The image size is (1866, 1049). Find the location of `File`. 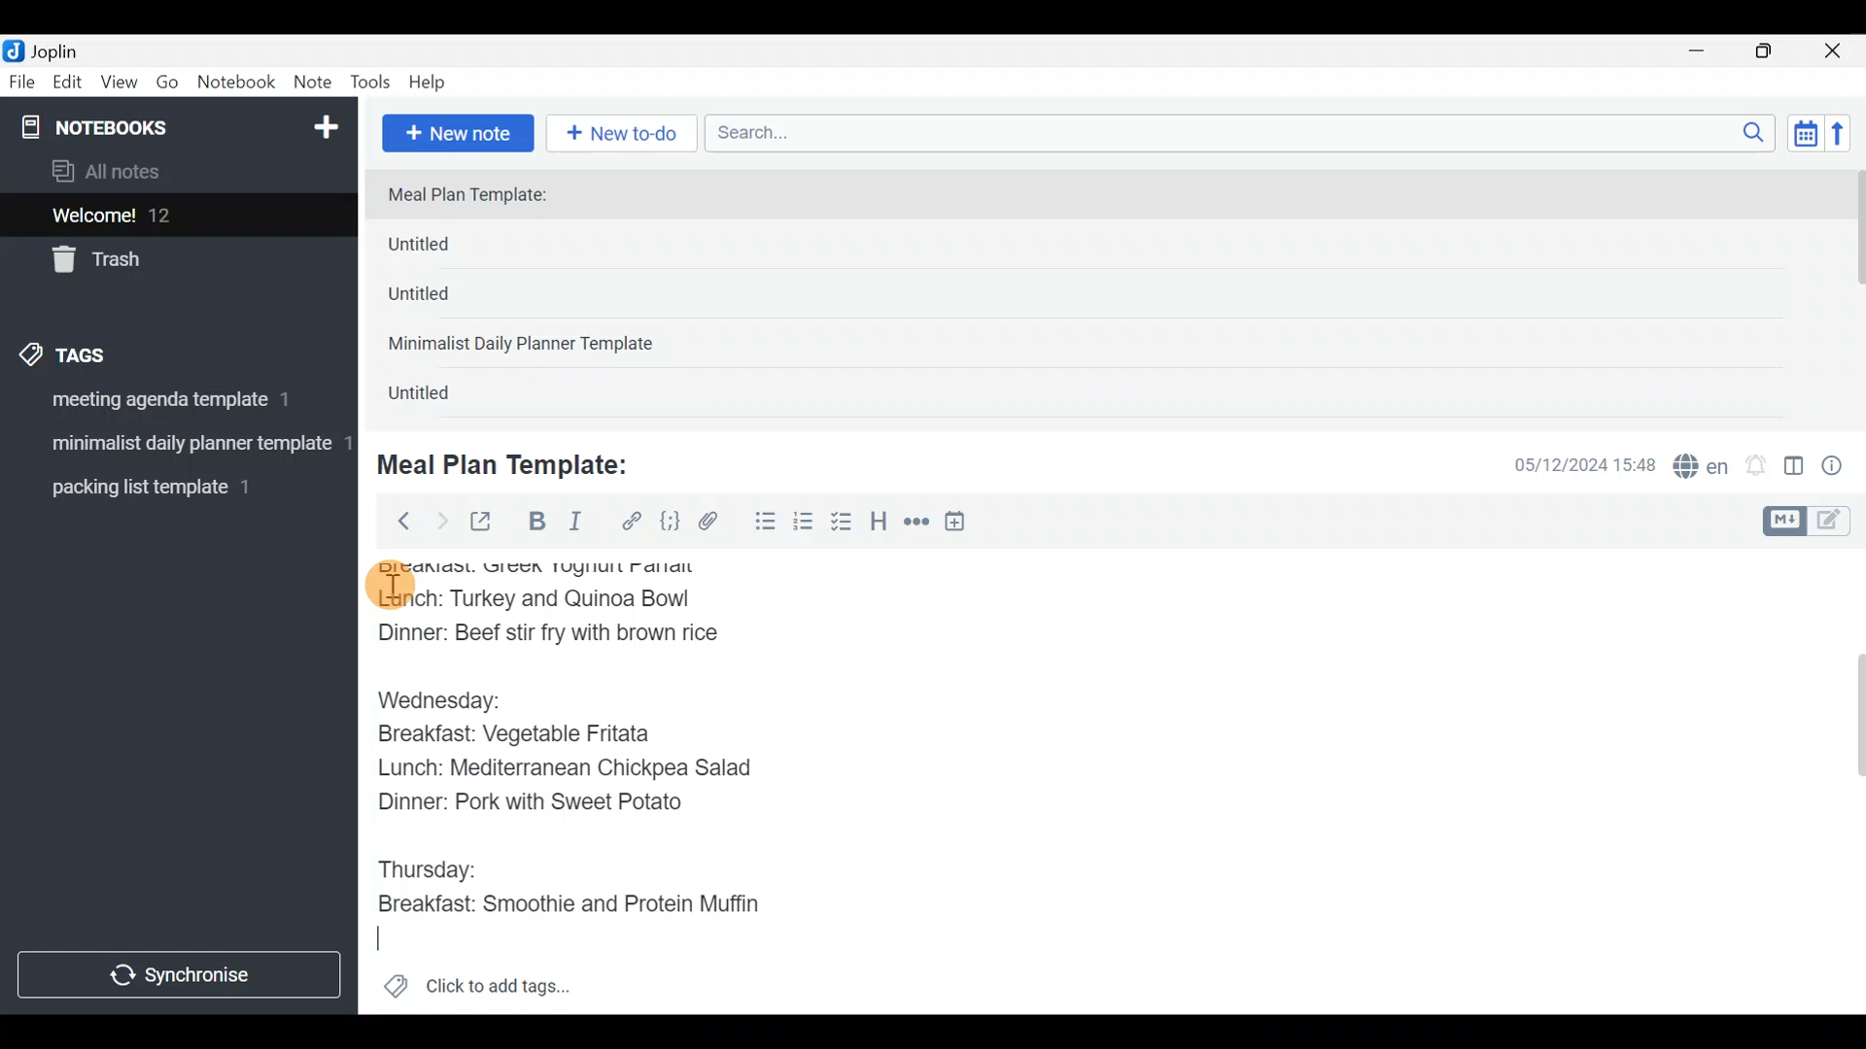

File is located at coordinates (23, 83).